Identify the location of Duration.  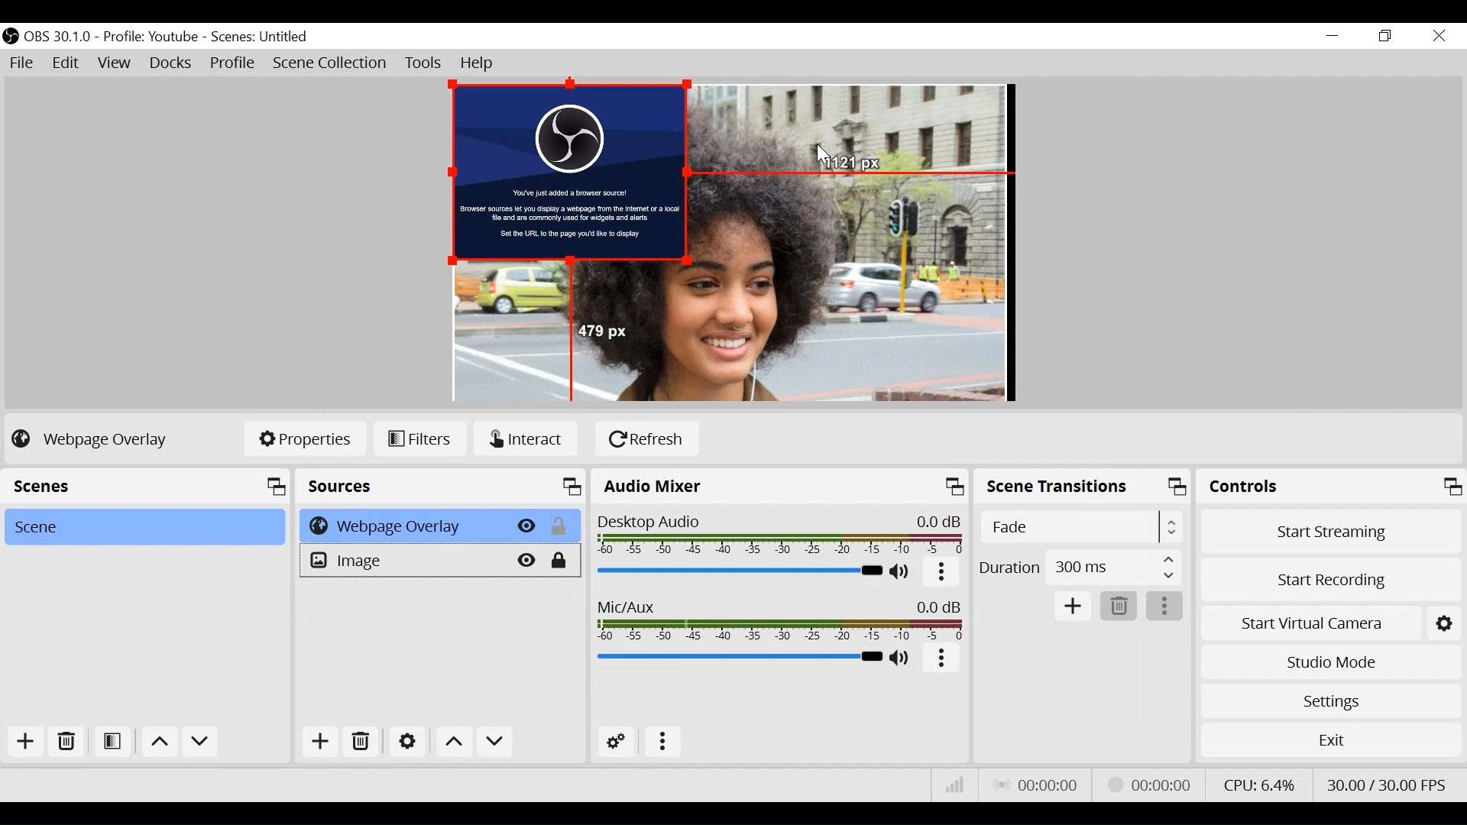
(1080, 569).